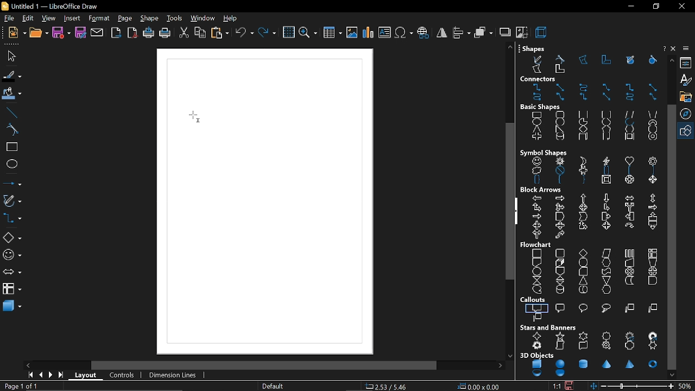  What do you see at coordinates (654, 171) in the screenshot?
I see `right bracket` at bounding box center [654, 171].